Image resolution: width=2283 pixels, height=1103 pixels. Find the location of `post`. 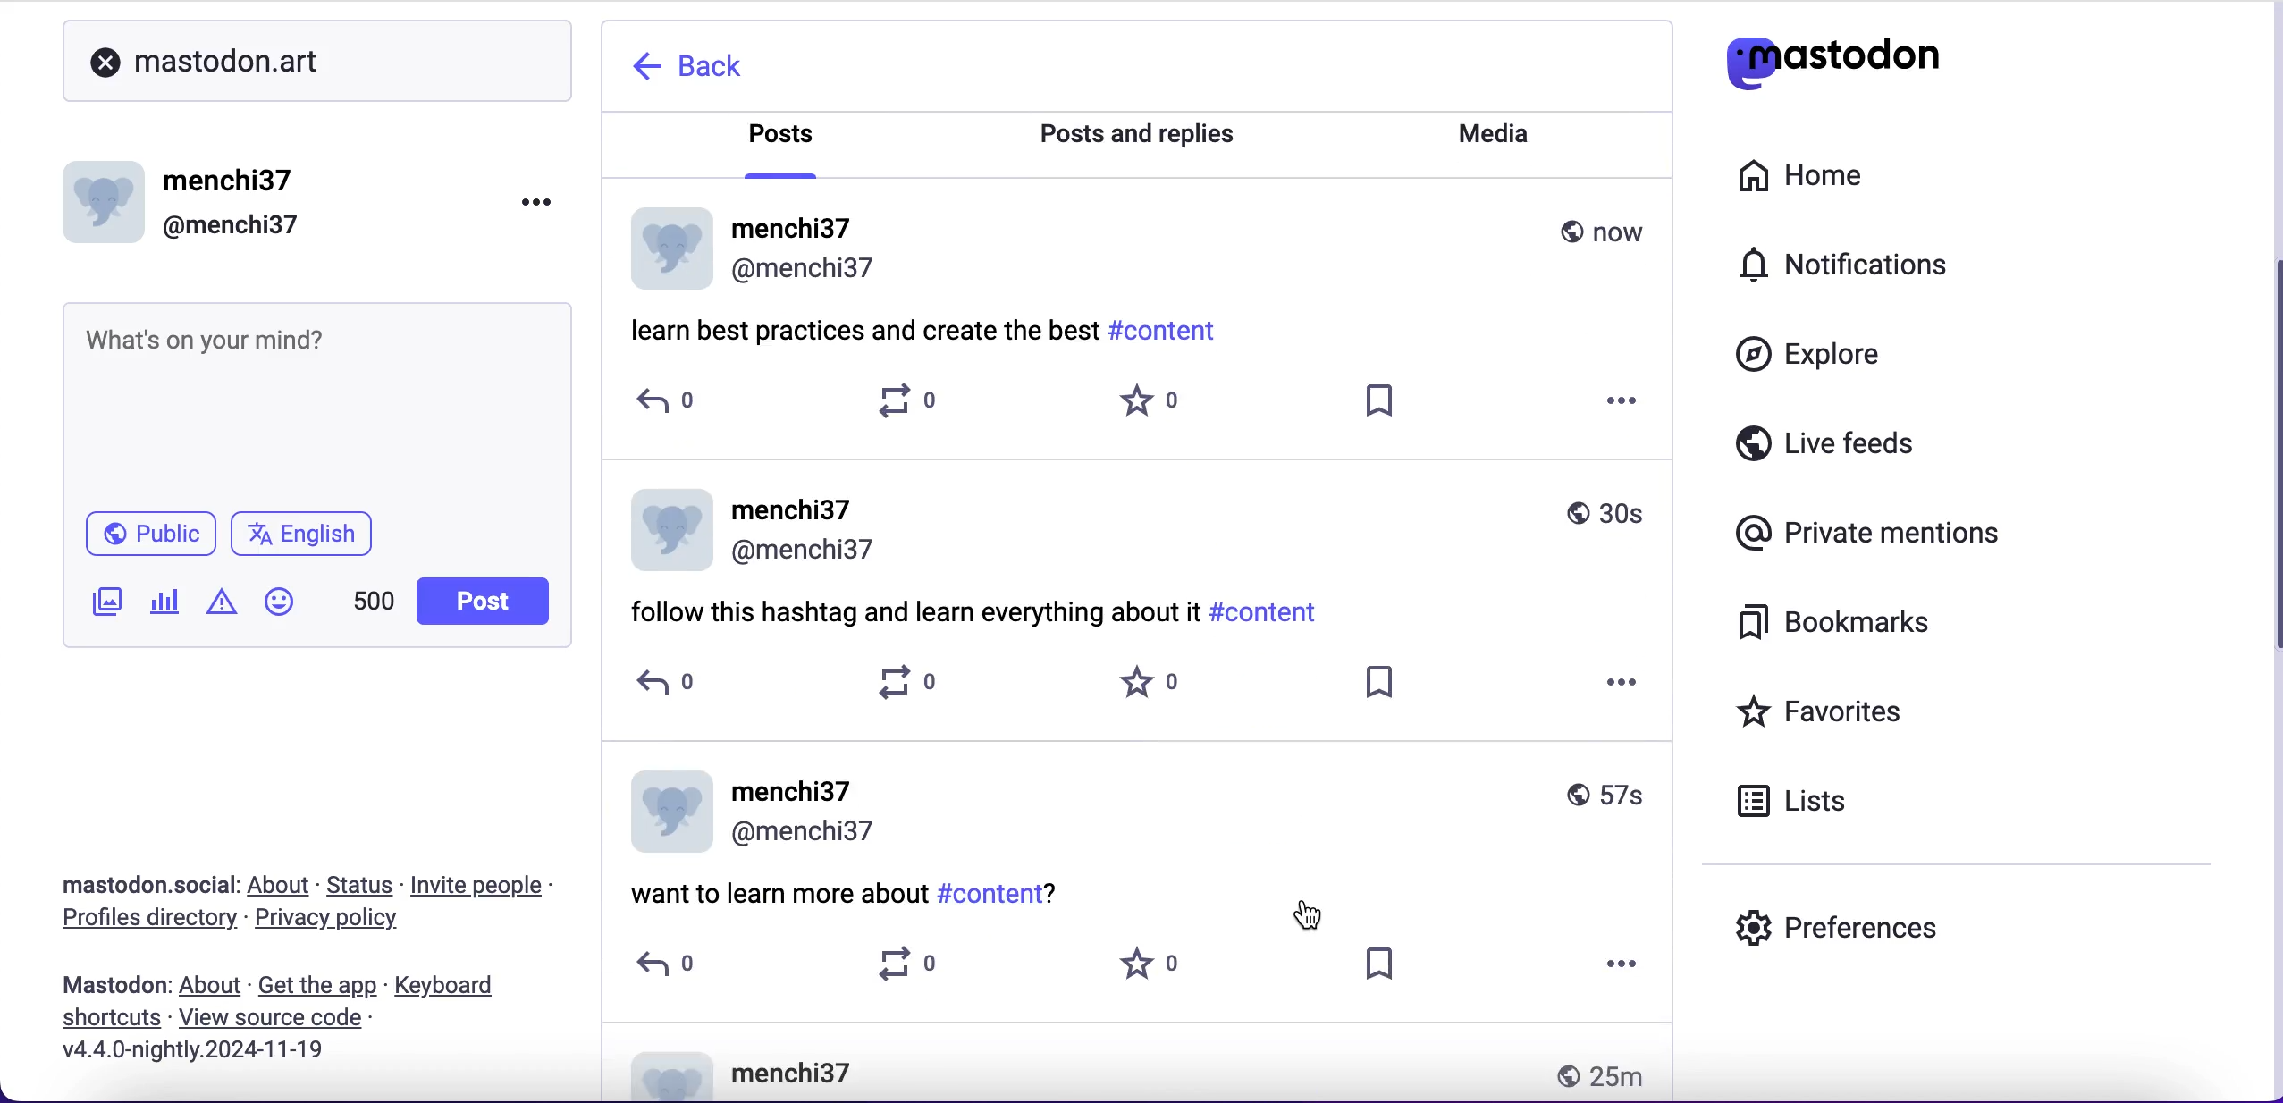

post is located at coordinates (912, 608).